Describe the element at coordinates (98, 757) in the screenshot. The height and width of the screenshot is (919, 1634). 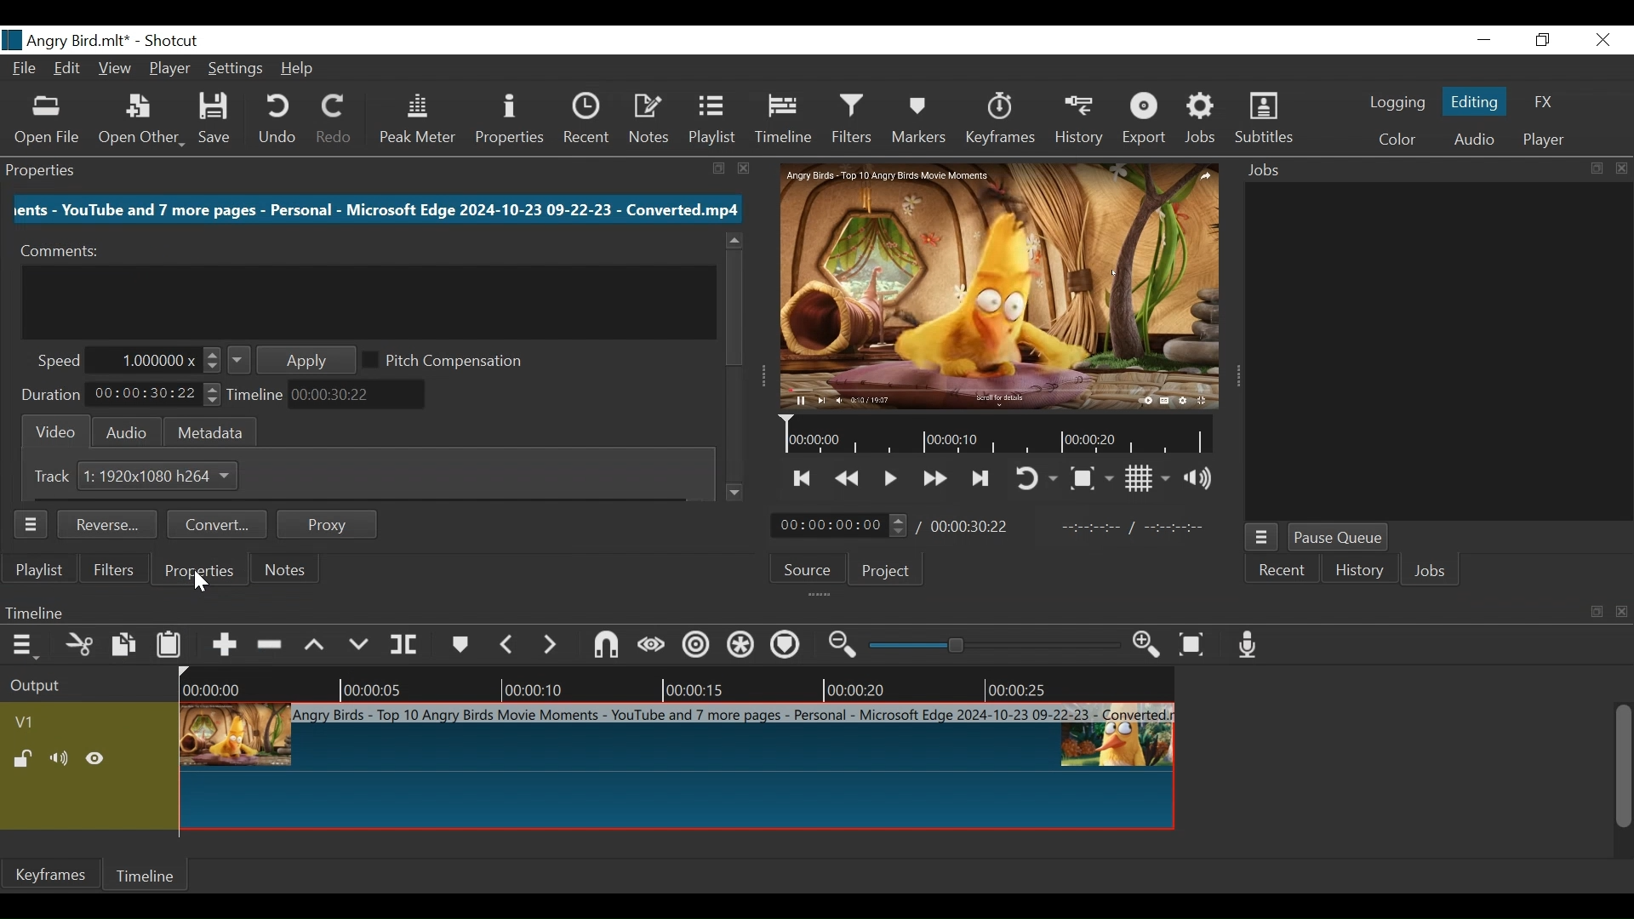
I see `Hide` at that location.